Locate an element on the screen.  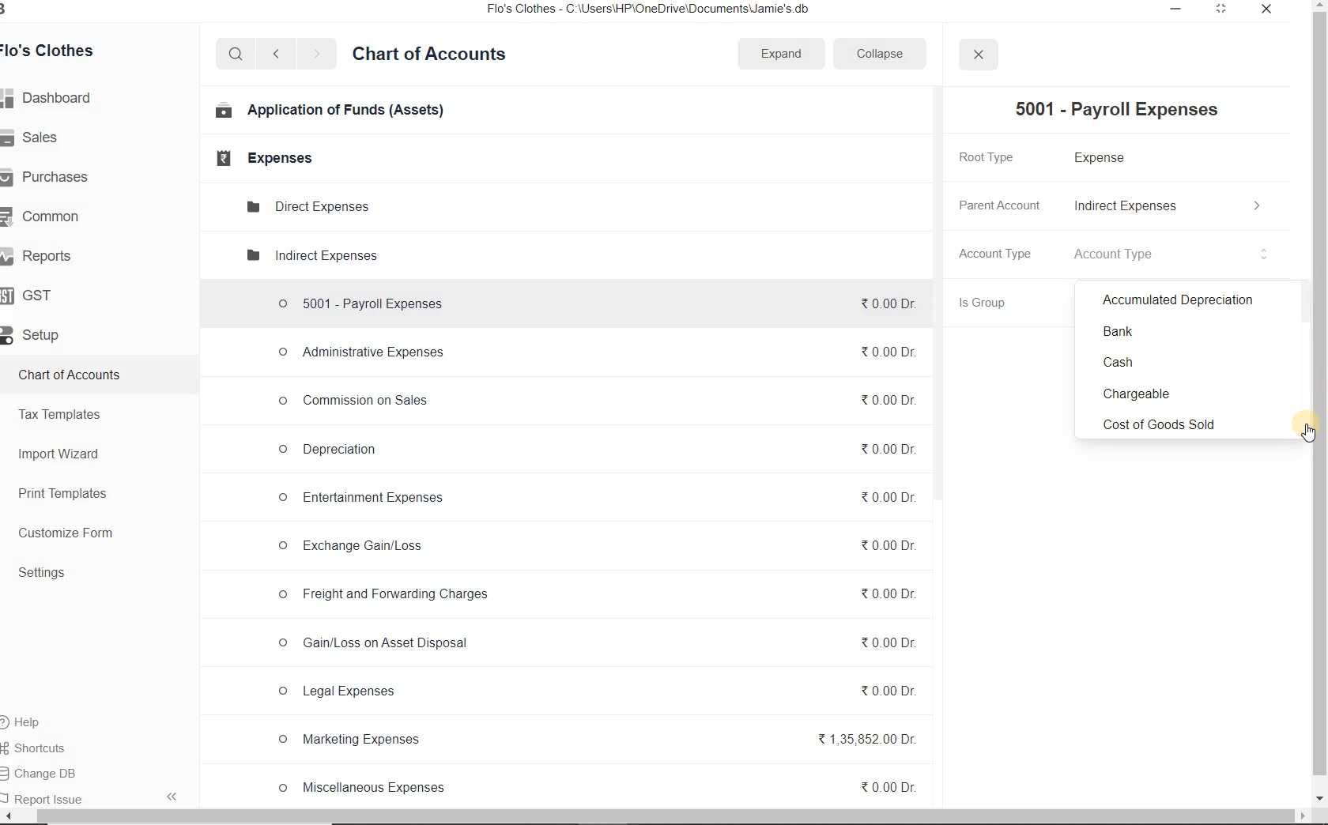
vertical scrollbar is located at coordinates (1302, 303).